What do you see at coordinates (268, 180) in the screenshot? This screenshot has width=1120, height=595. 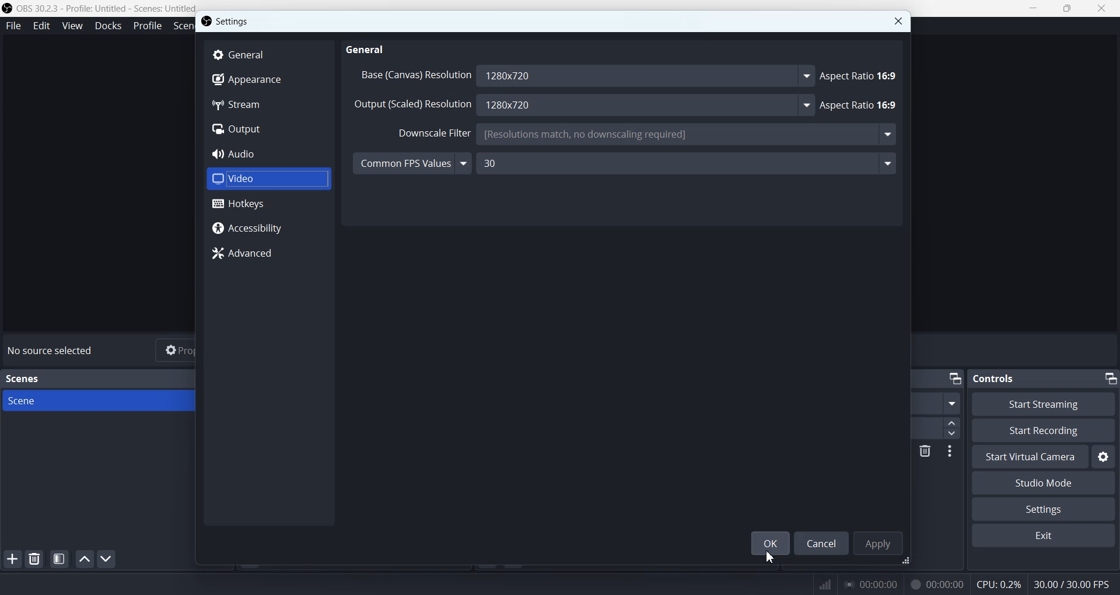 I see `Video` at bounding box center [268, 180].